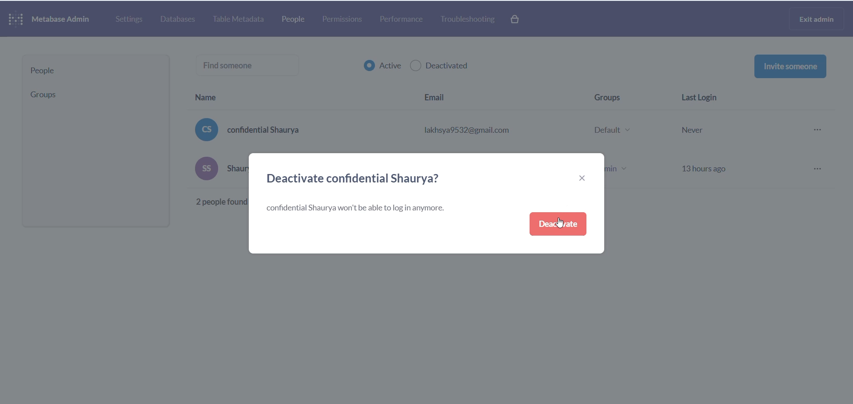  What do you see at coordinates (130, 19) in the screenshot?
I see `settings` at bounding box center [130, 19].